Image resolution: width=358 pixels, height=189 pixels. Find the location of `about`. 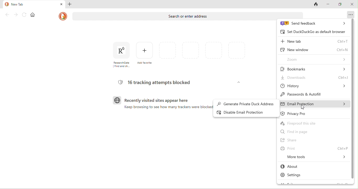

about is located at coordinates (299, 166).